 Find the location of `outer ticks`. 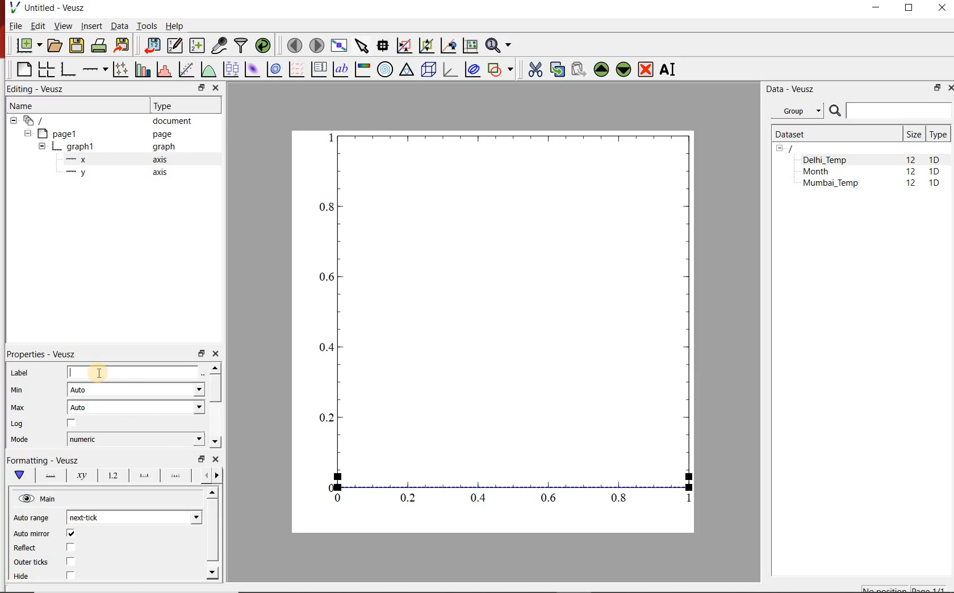

outer ticks is located at coordinates (31, 563).